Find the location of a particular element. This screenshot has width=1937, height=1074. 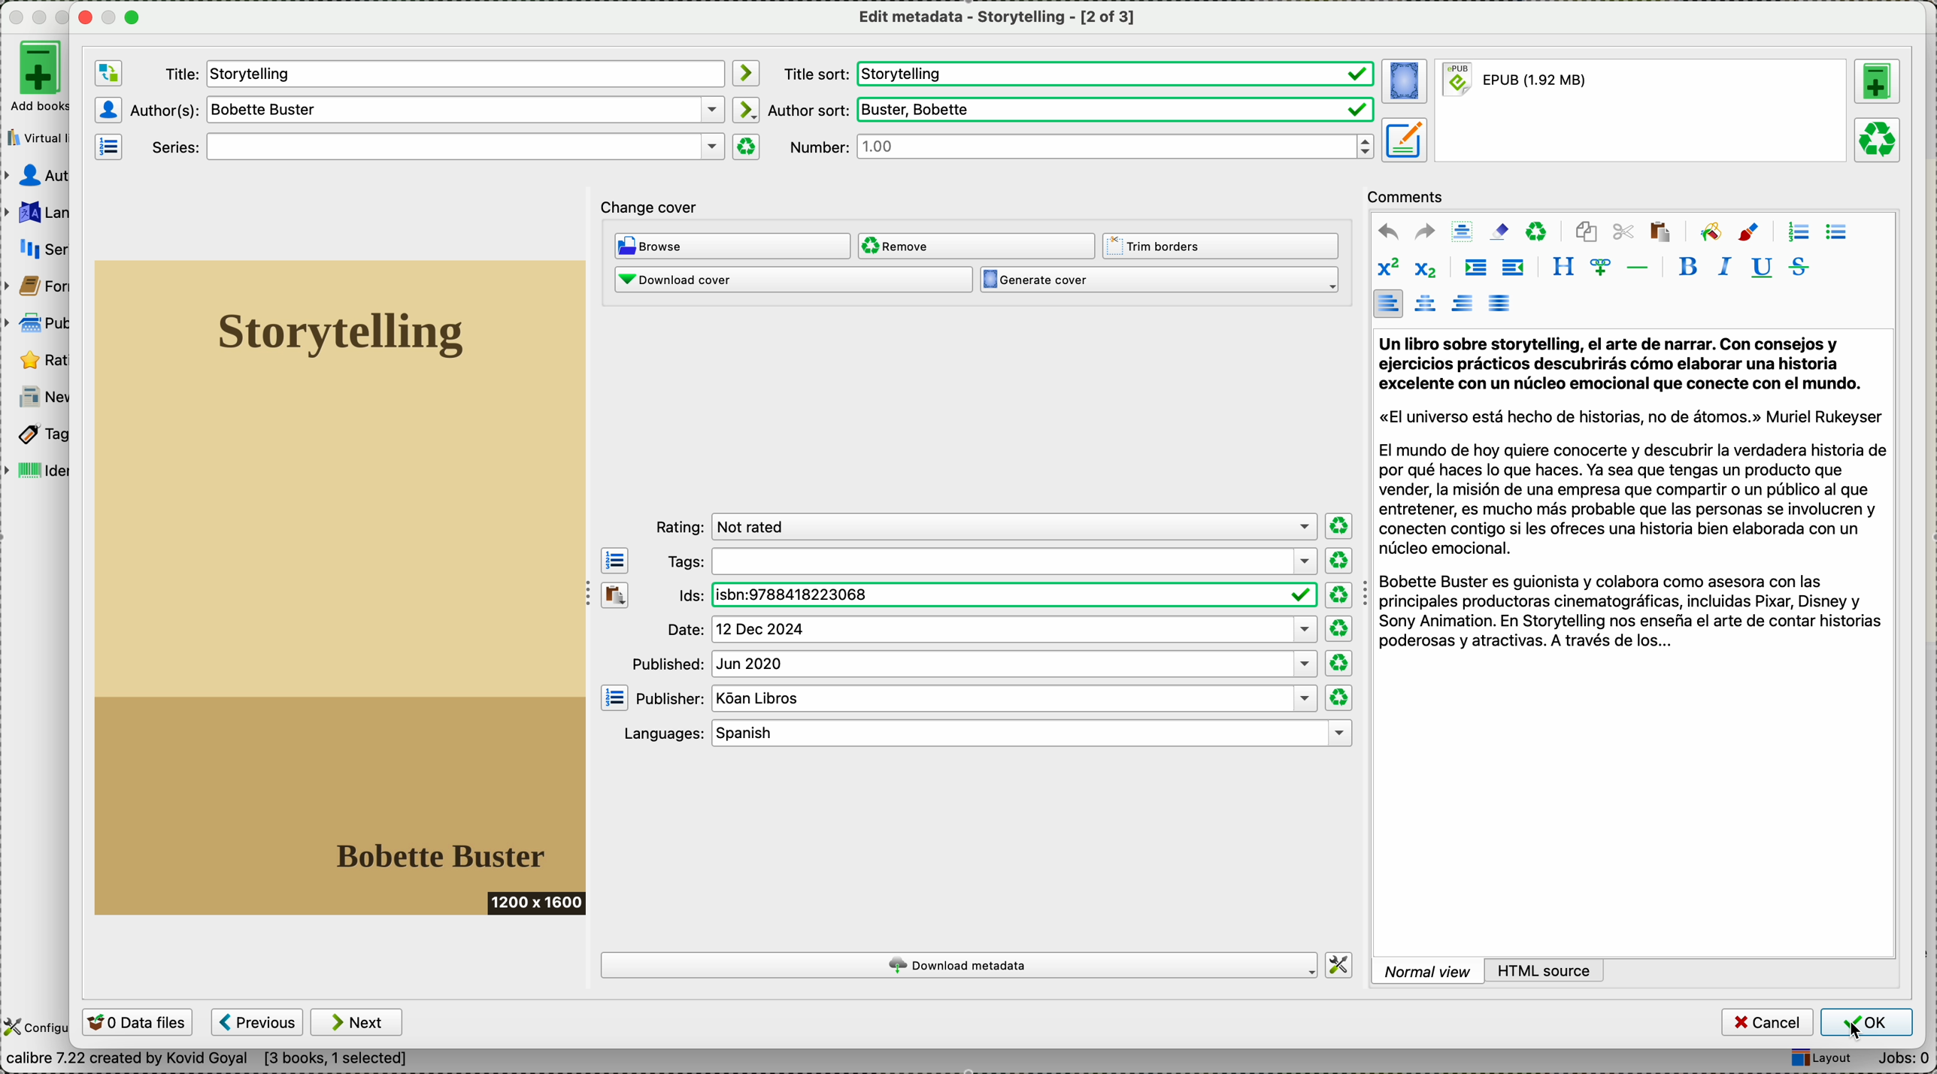

underline is located at coordinates (1761, 269).